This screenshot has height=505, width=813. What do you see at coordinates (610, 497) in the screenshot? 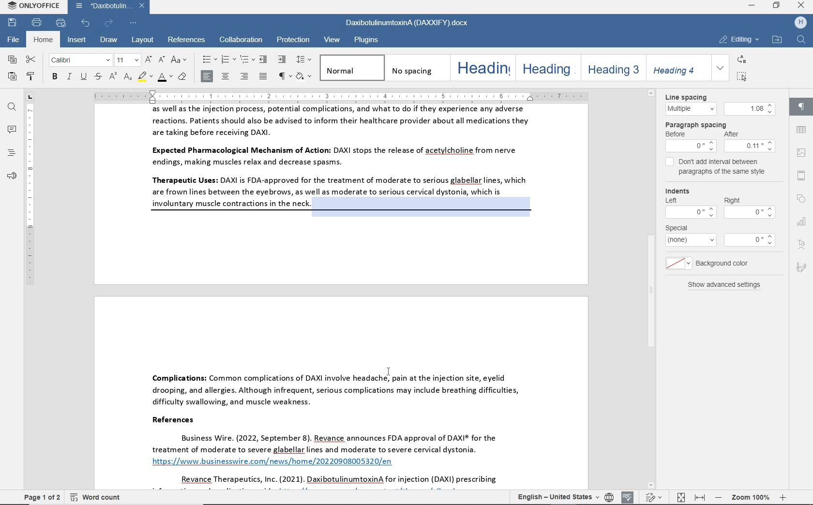
I see `set document language` at bounding box center [610, 497].